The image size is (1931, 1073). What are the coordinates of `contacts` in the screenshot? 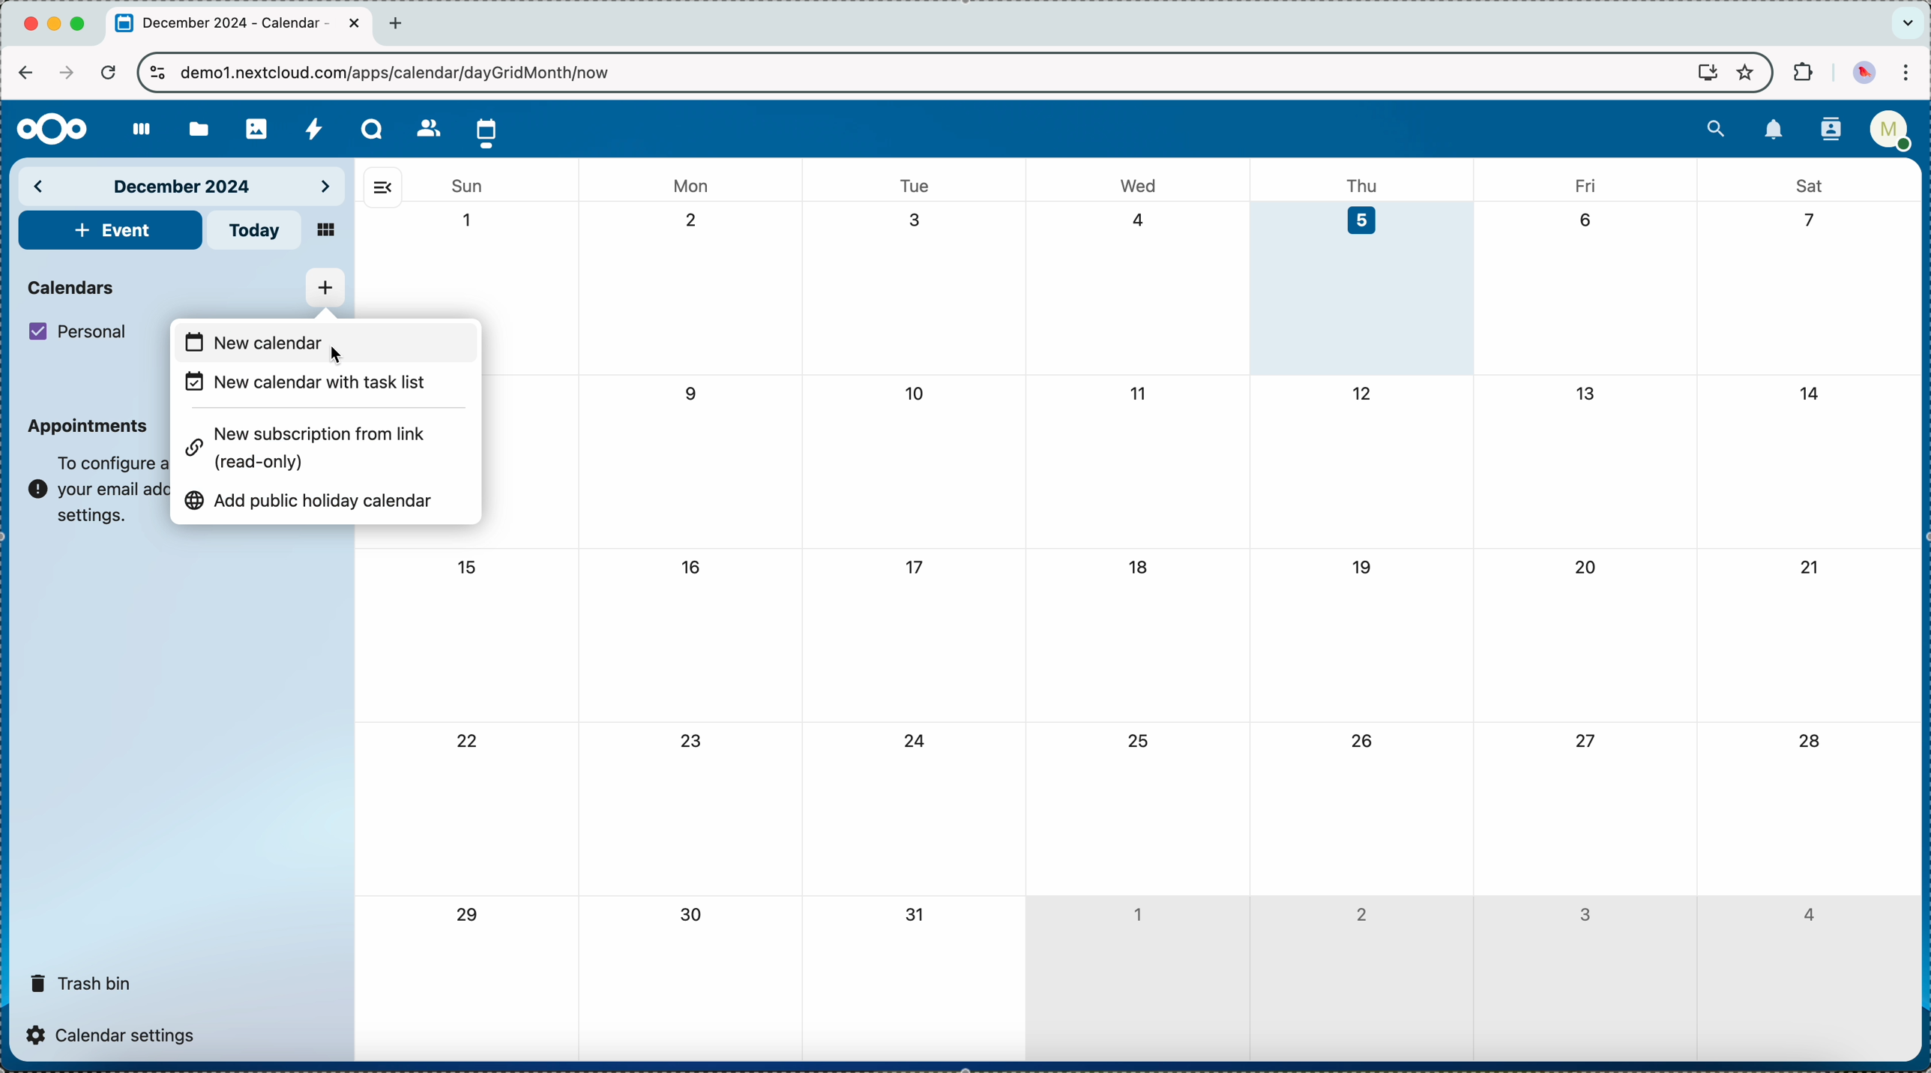 It's located at (1826, 131).